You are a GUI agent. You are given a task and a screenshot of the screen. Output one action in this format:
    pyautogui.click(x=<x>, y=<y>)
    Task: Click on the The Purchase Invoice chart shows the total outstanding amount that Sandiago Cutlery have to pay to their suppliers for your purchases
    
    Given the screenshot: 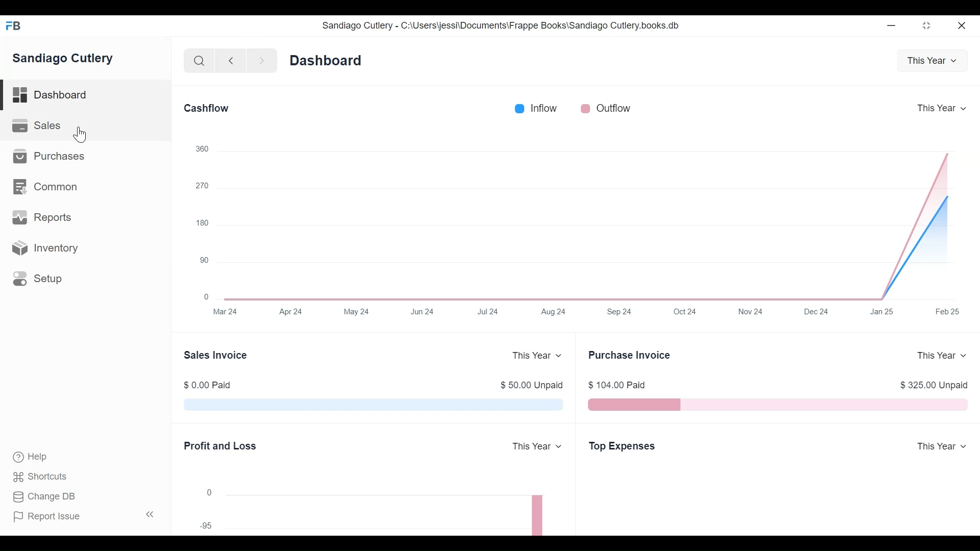 What is the action you would take?
    pyautogui.click(x=778, y=404)
    